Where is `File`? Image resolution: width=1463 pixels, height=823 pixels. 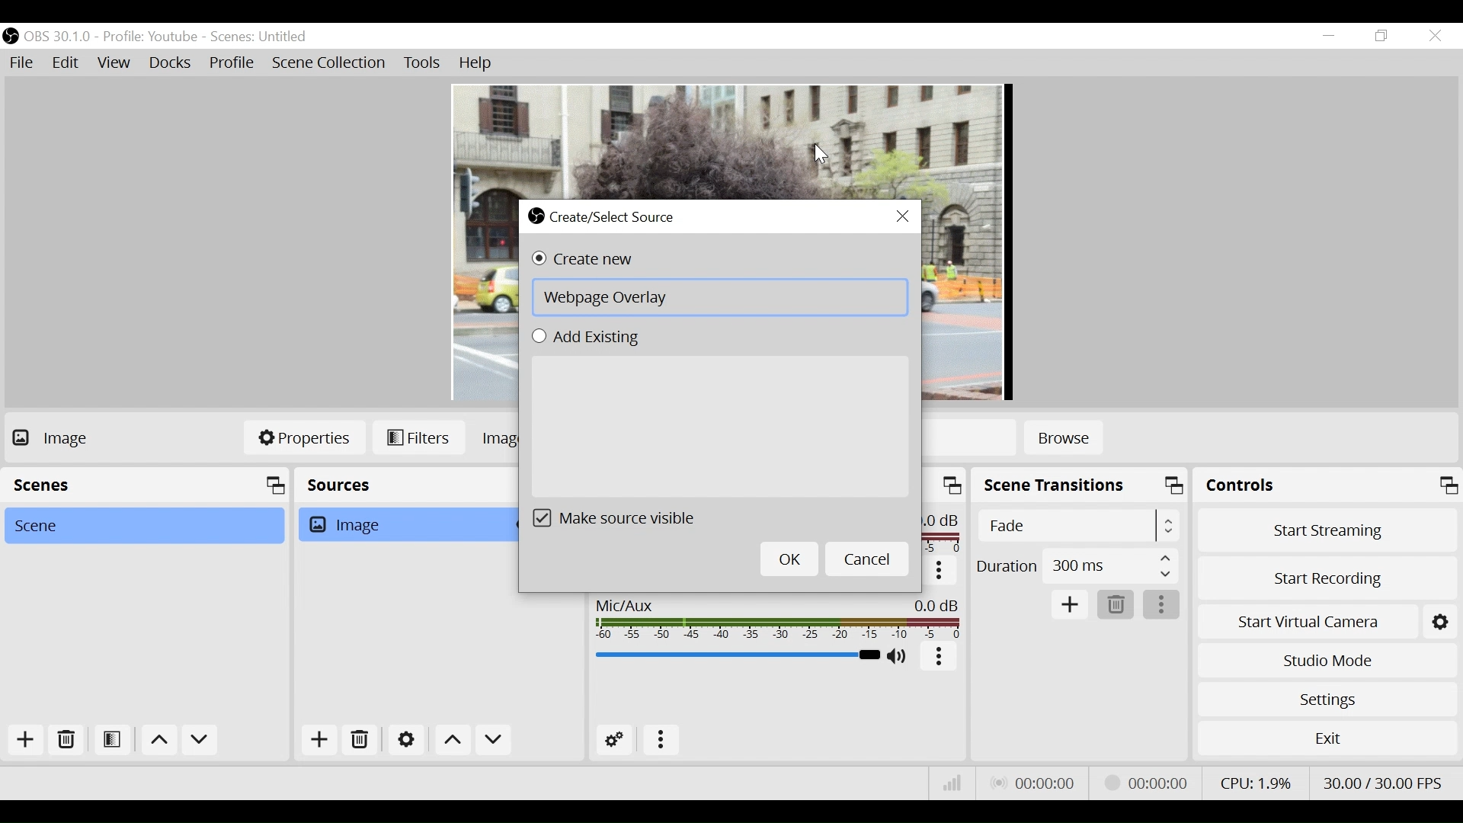
File is located at coordinates (21, 64).